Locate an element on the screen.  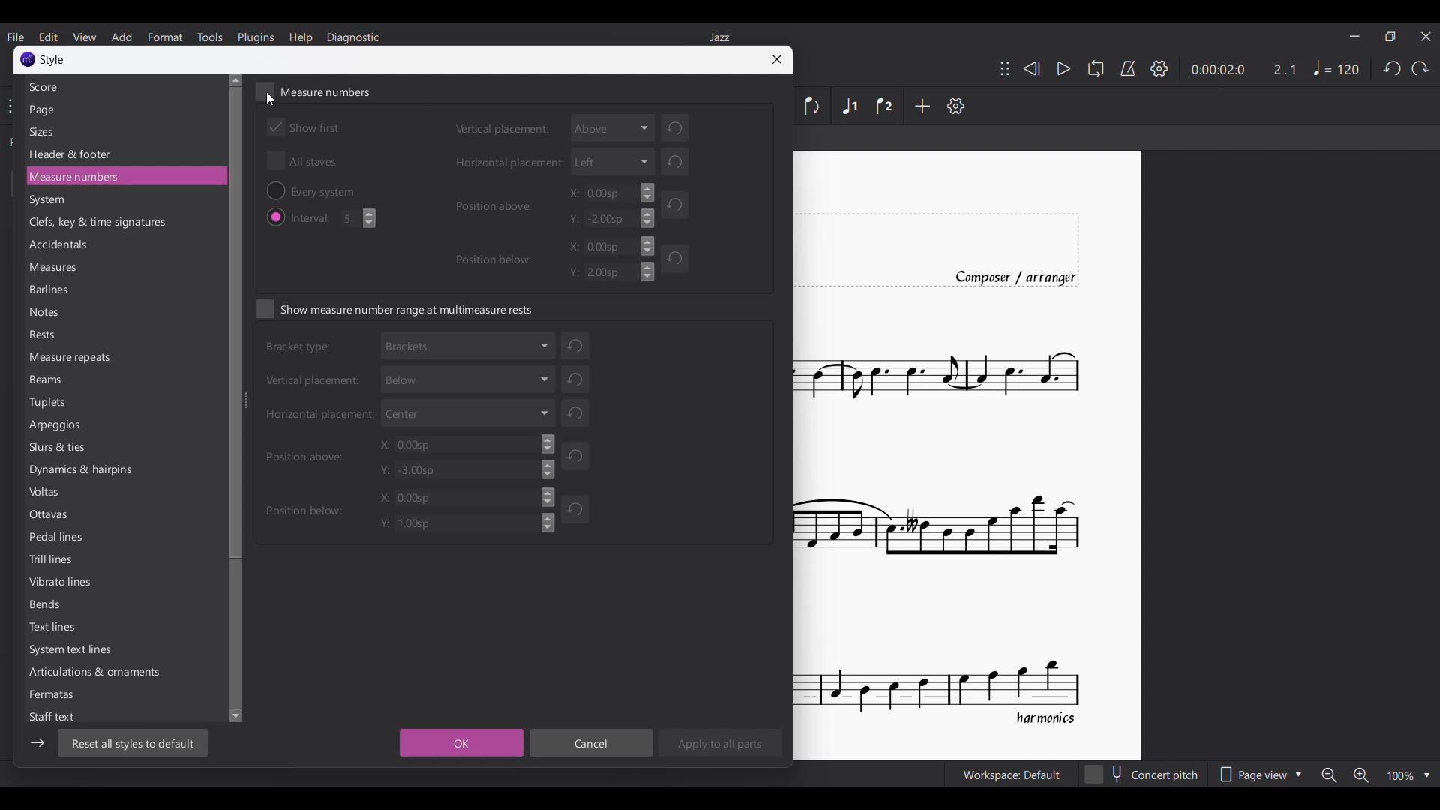
Trill is located at coordinates (54, 562).